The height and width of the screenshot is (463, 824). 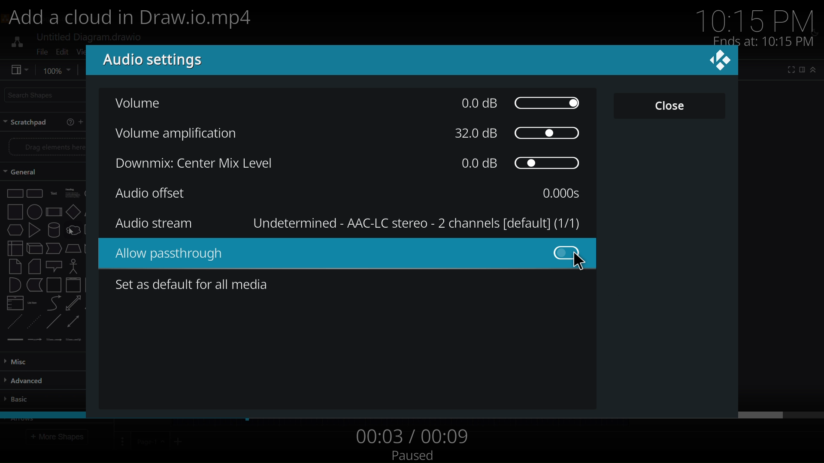 What do you see at coordinates (418, 454) in the screenshot?
I see `paused` at bounding box center [418, 454].